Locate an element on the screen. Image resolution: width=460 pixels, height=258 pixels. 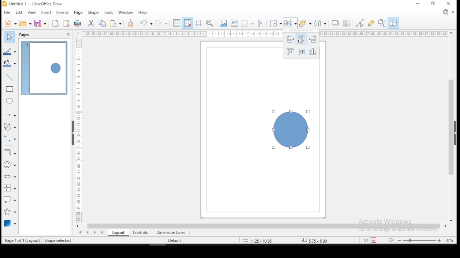
controls is located at coordinates (139, 232).